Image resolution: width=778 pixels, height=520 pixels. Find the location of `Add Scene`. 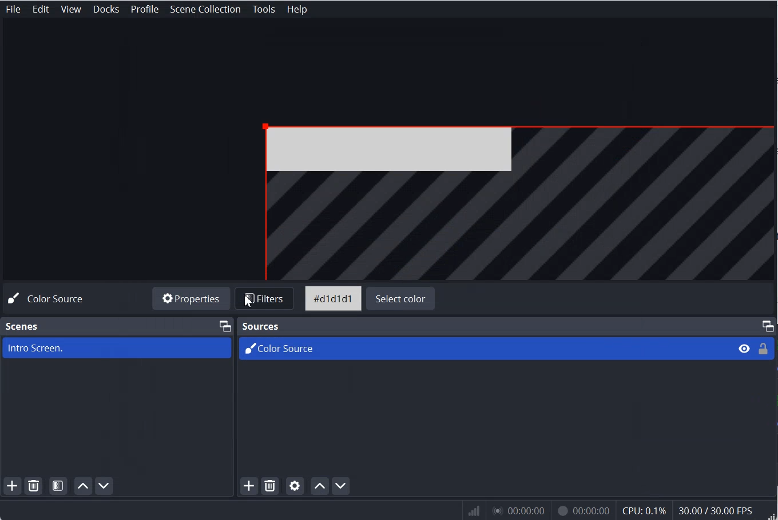

Add Scene is located at coordinates (12, 486).